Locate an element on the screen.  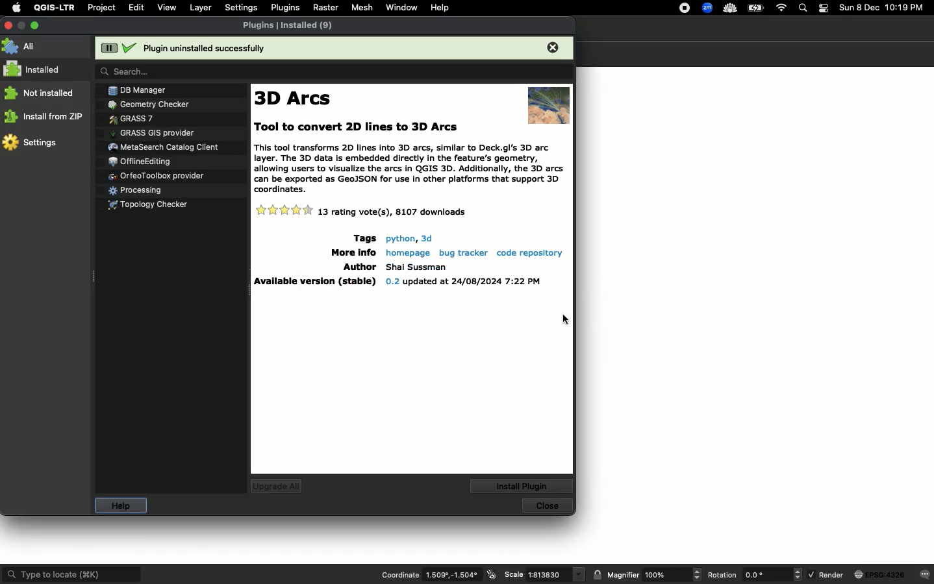
Plugins is located at coordinates (165, 132).